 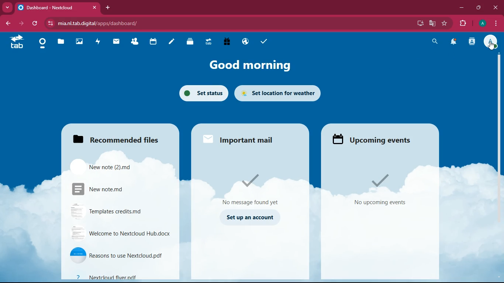 I want to click on tab, so click(x=16, y=43).